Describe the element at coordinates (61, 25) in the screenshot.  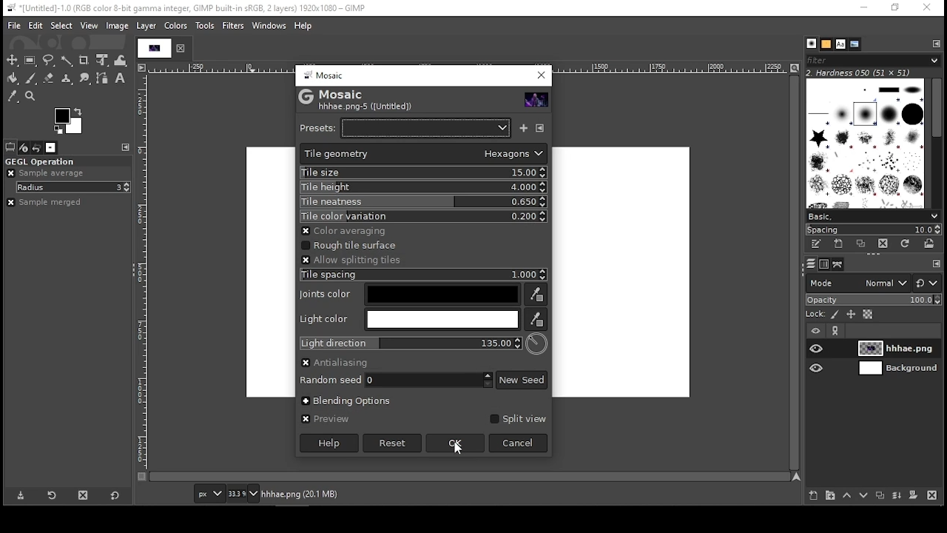
I see `select` at that location.